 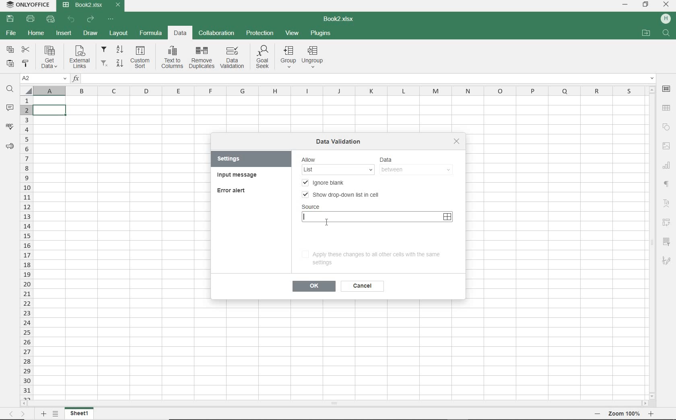 I want to click on external links, so click(x=81, y=58).